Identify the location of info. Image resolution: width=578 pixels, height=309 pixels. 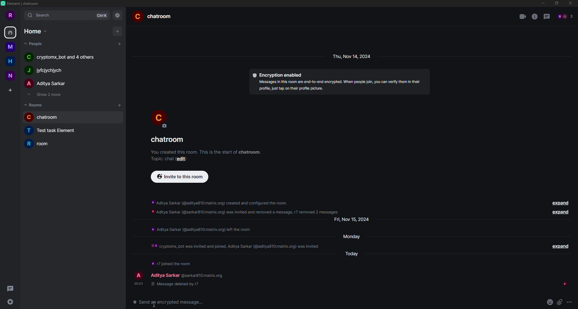
(340, 85).